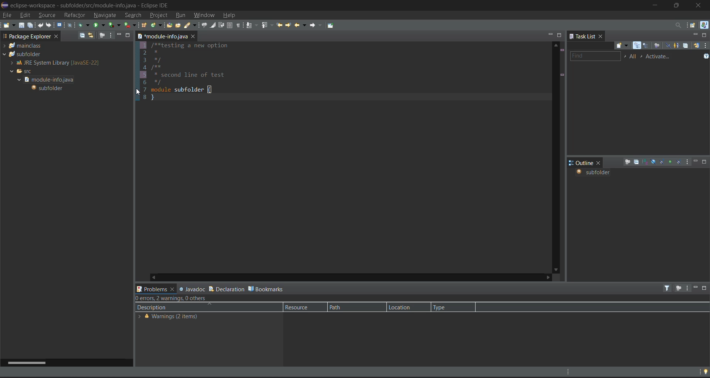 The height and width of the screenshot is (378, 710). I want to click on new task, so click(623, 46).